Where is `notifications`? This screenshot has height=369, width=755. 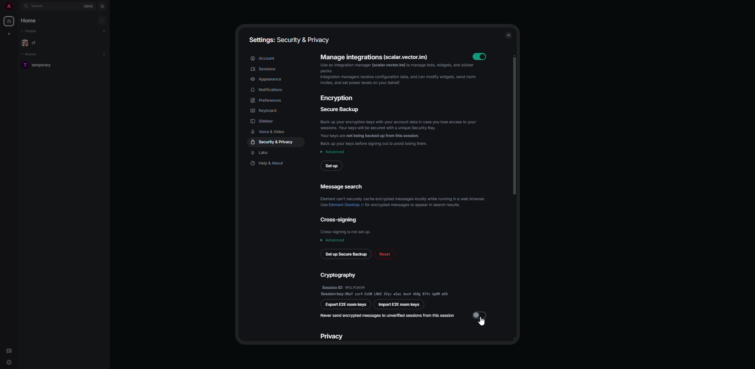
notifications is located at coordinates (268, 91).